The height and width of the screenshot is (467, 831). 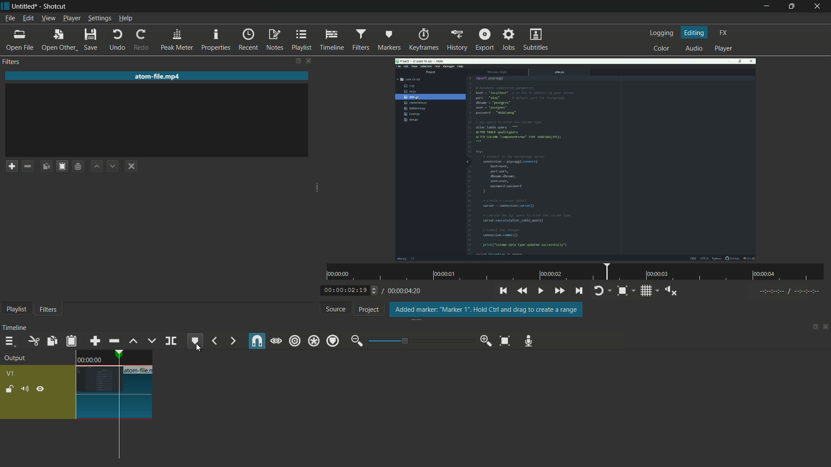 What do you see at coordinates (529, 342) in the screenshot?
I see `record audio` at bounding box center [529, 342].